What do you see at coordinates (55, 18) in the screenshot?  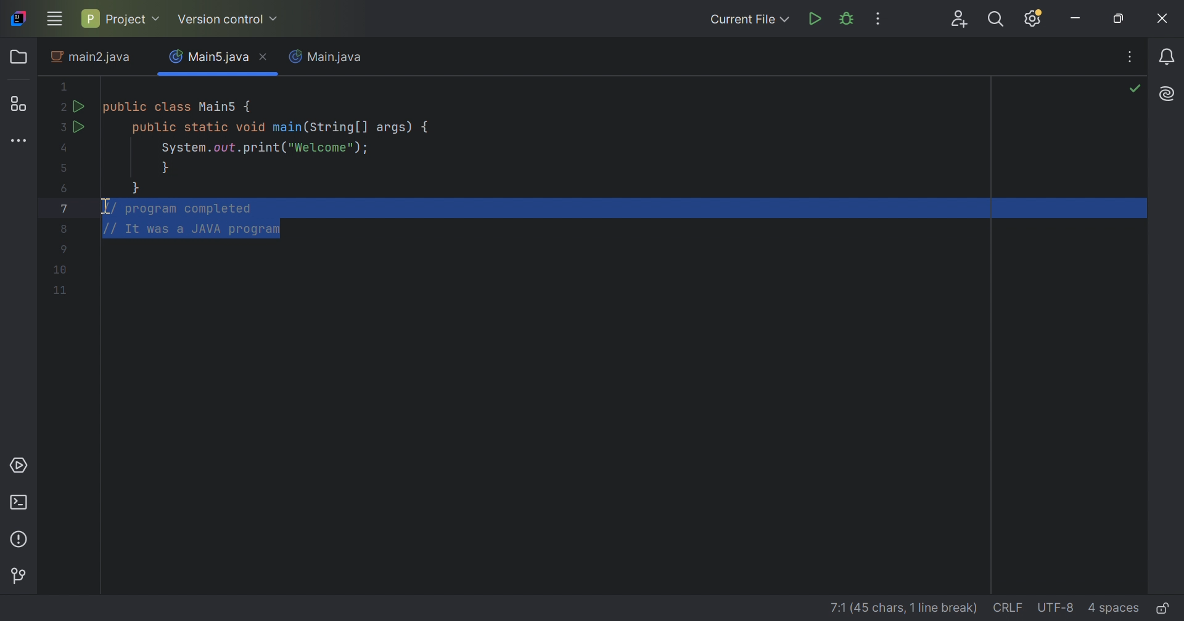 I see `Main menu` at bounding box center [55, 18].